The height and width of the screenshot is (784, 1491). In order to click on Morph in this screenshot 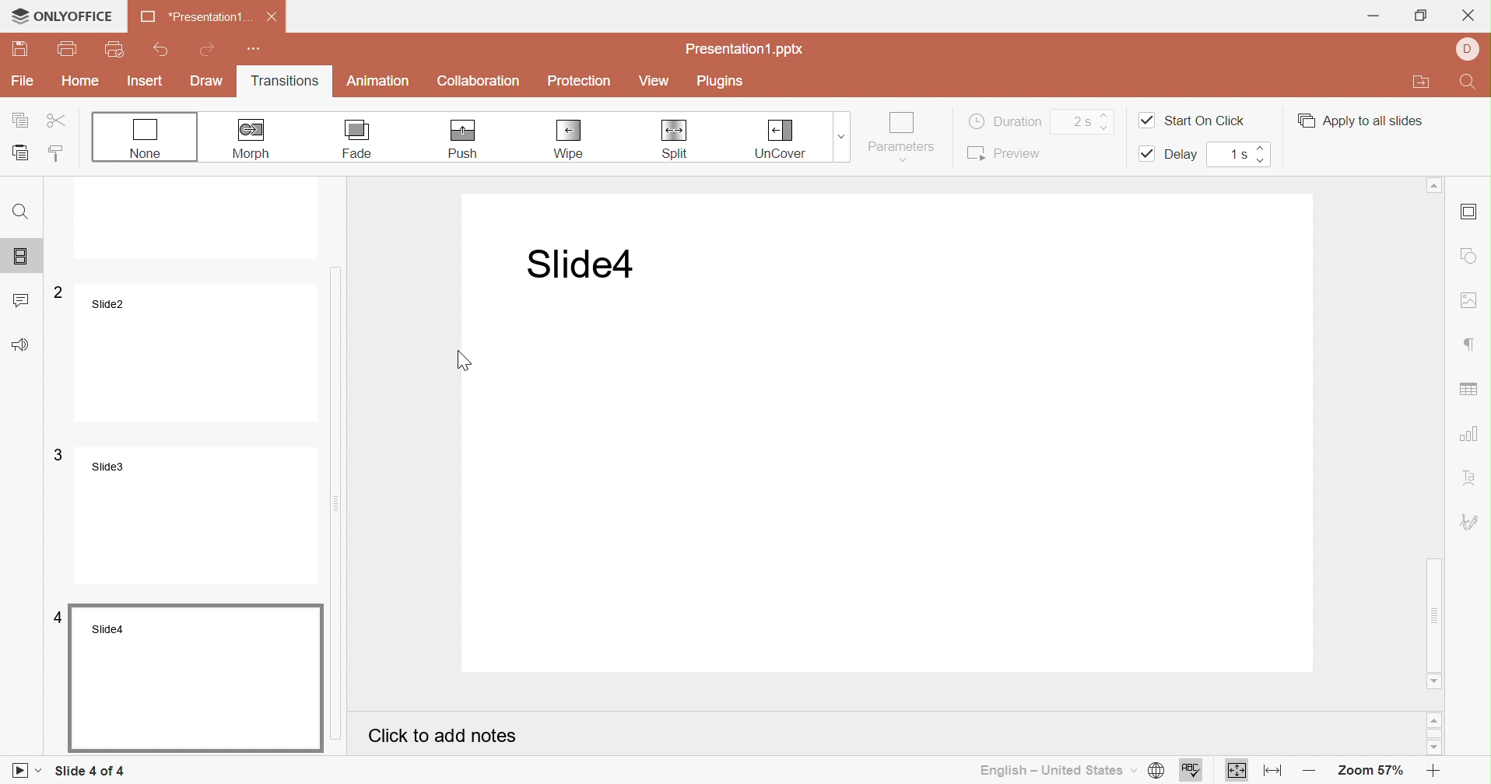, I will do `click(254, 138)`.